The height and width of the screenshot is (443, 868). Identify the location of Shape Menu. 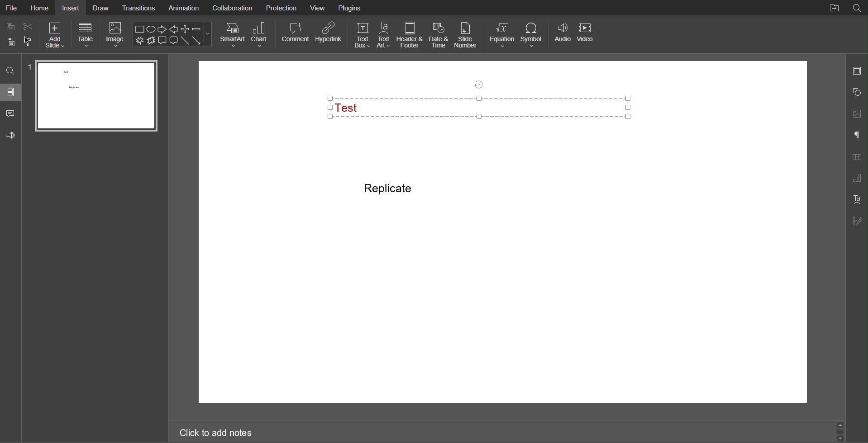
(172, 34).